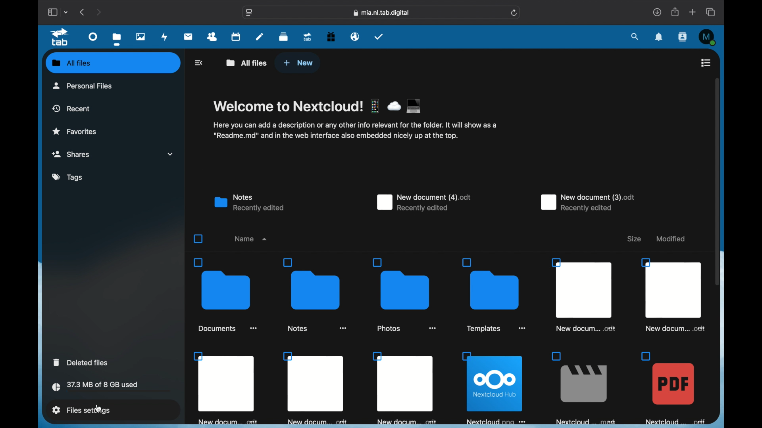  I want to click on cursor, so click(101, 409).